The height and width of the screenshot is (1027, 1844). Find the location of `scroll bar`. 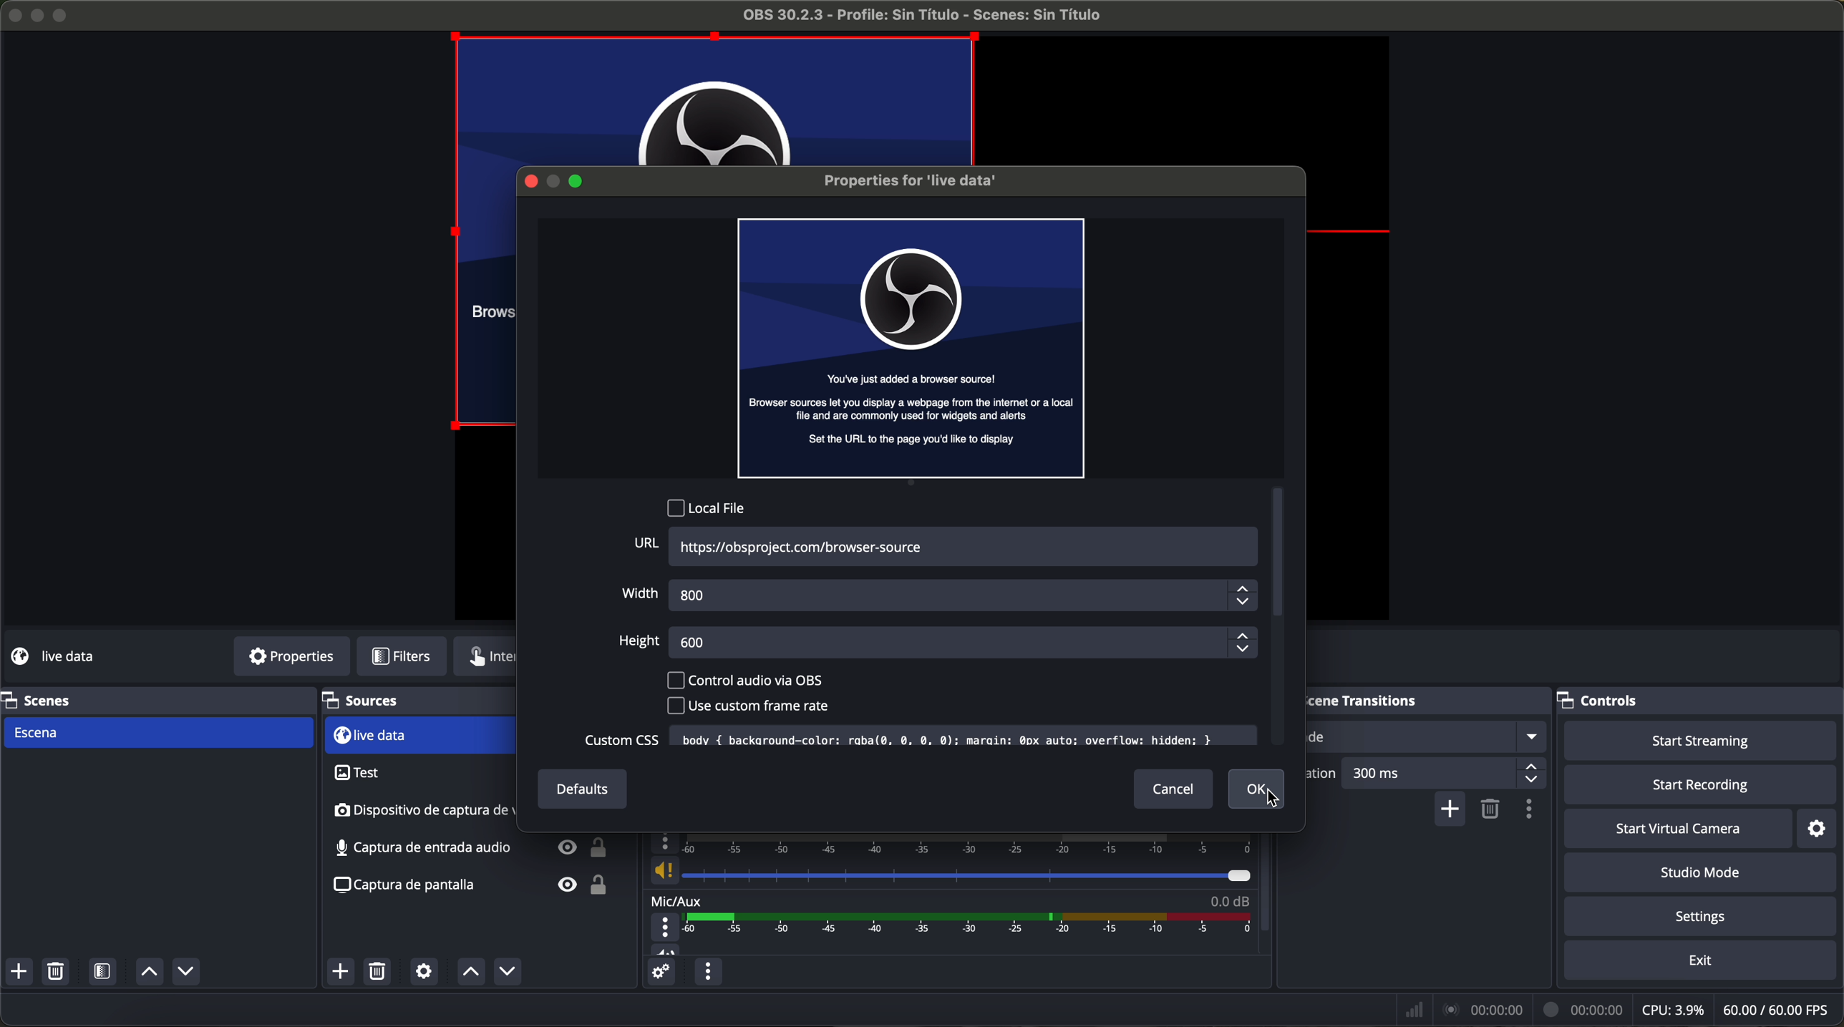

scroll bar is located at coordinates (1281, 617).